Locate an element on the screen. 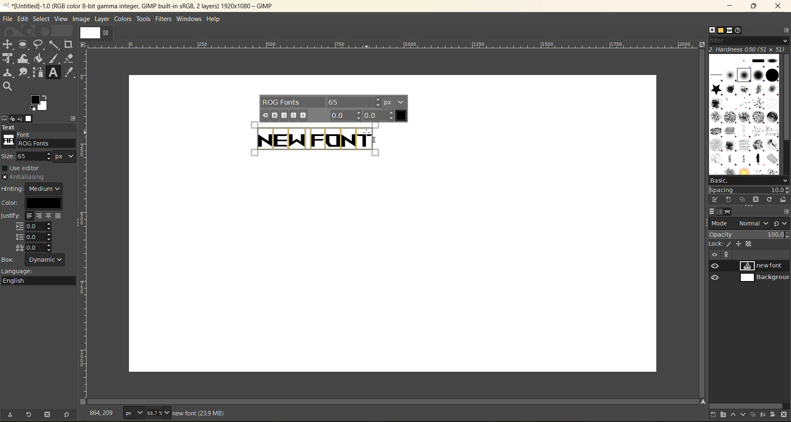  use editor is located at coordinates (25, 168).